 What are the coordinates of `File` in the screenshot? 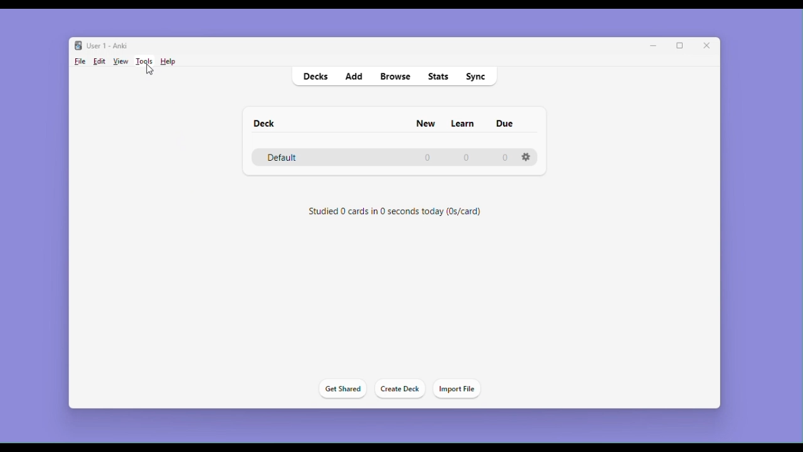 It's located at (80, 62).